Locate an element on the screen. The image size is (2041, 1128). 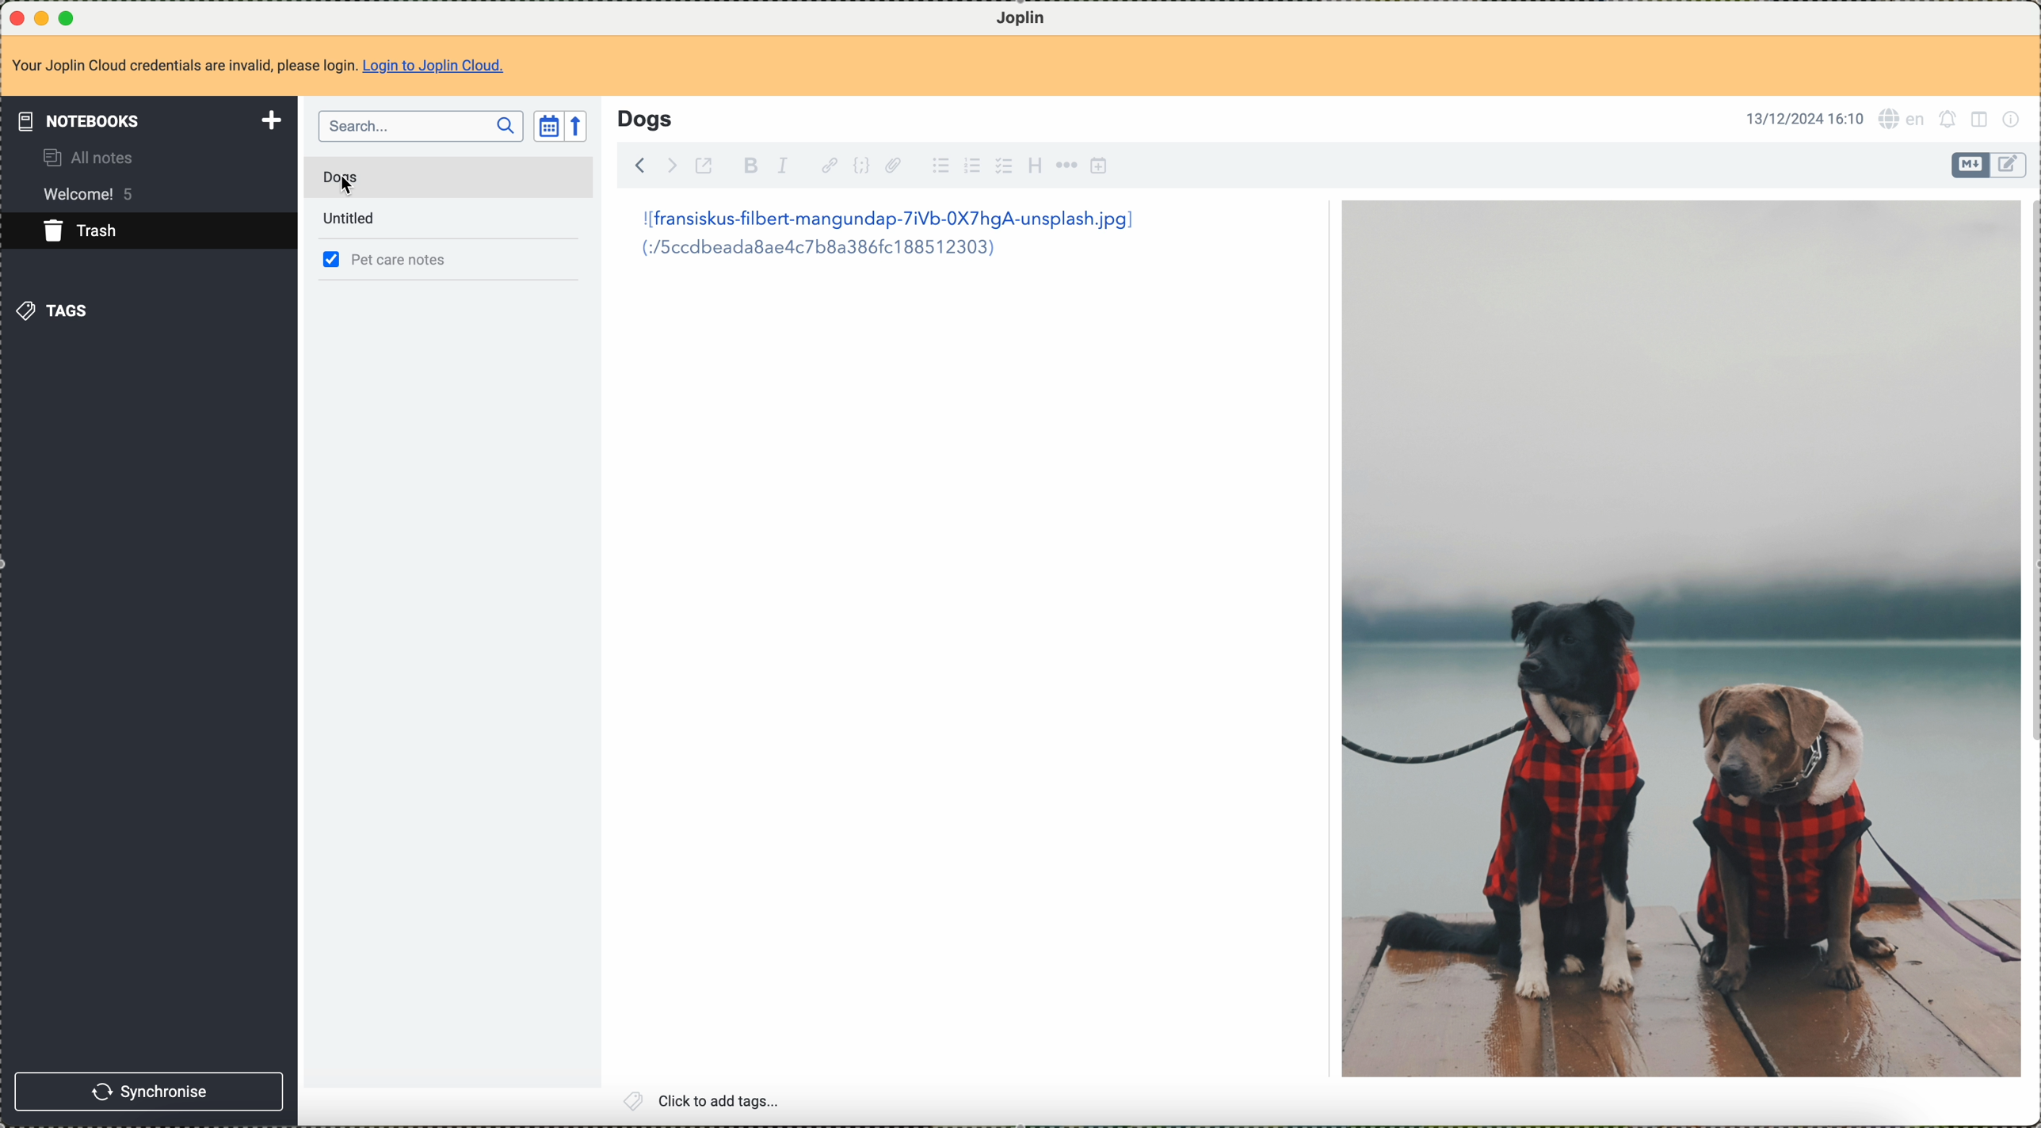
numbered list is located at coordinates (971, 167).